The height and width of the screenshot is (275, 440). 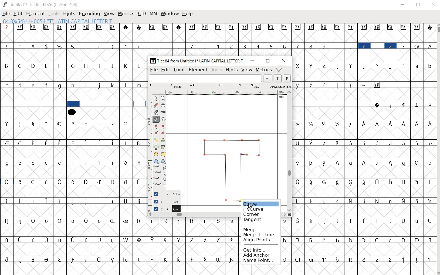 What do you see at coordinates (299, 163) in the screenshot?
I see `Symbol` at bounding box center [299, 163].